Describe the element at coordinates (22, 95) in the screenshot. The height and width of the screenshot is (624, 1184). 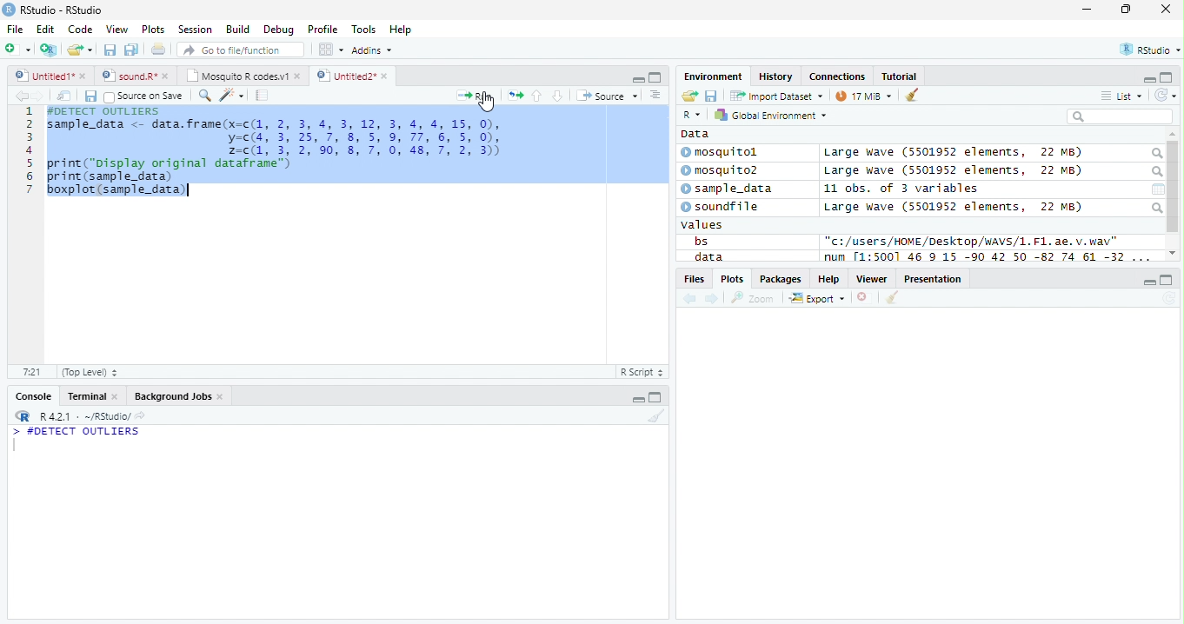
I see `Go backward` at that location.